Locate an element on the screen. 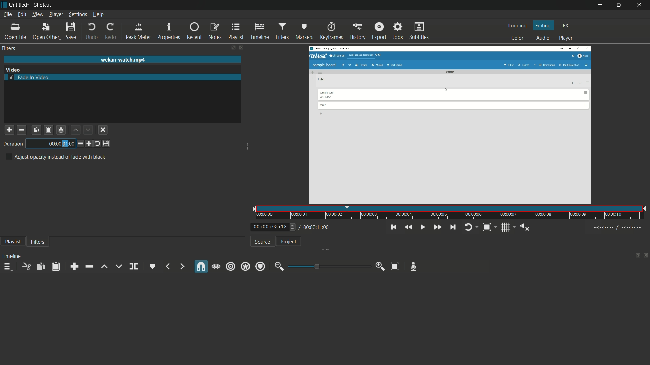 This screenshot has width=650, height=365. paste is located at coordinates (55, 267).